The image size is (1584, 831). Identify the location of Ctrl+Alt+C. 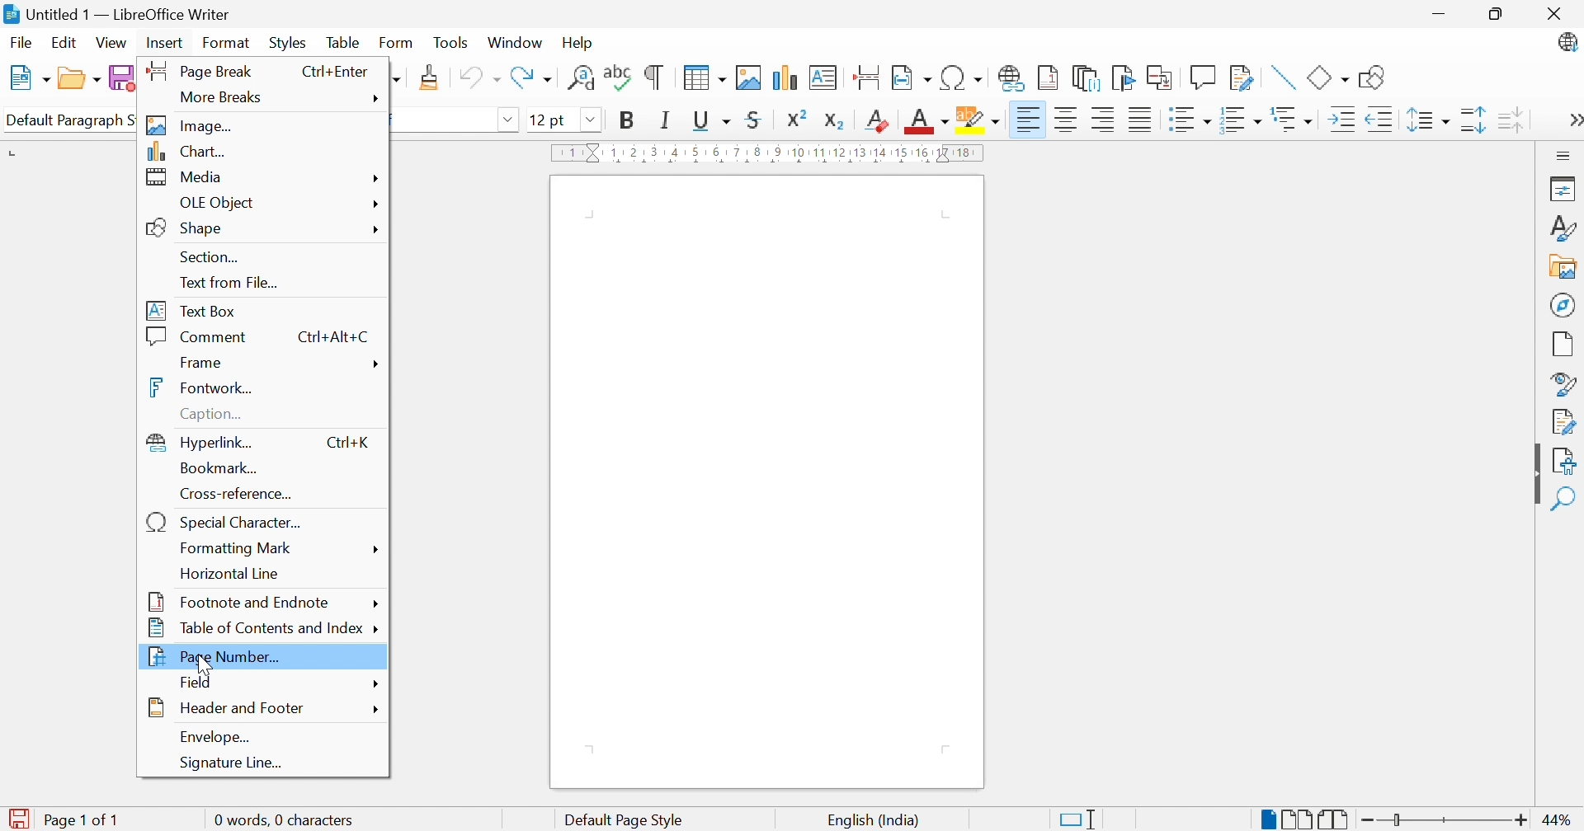
(332, 336).